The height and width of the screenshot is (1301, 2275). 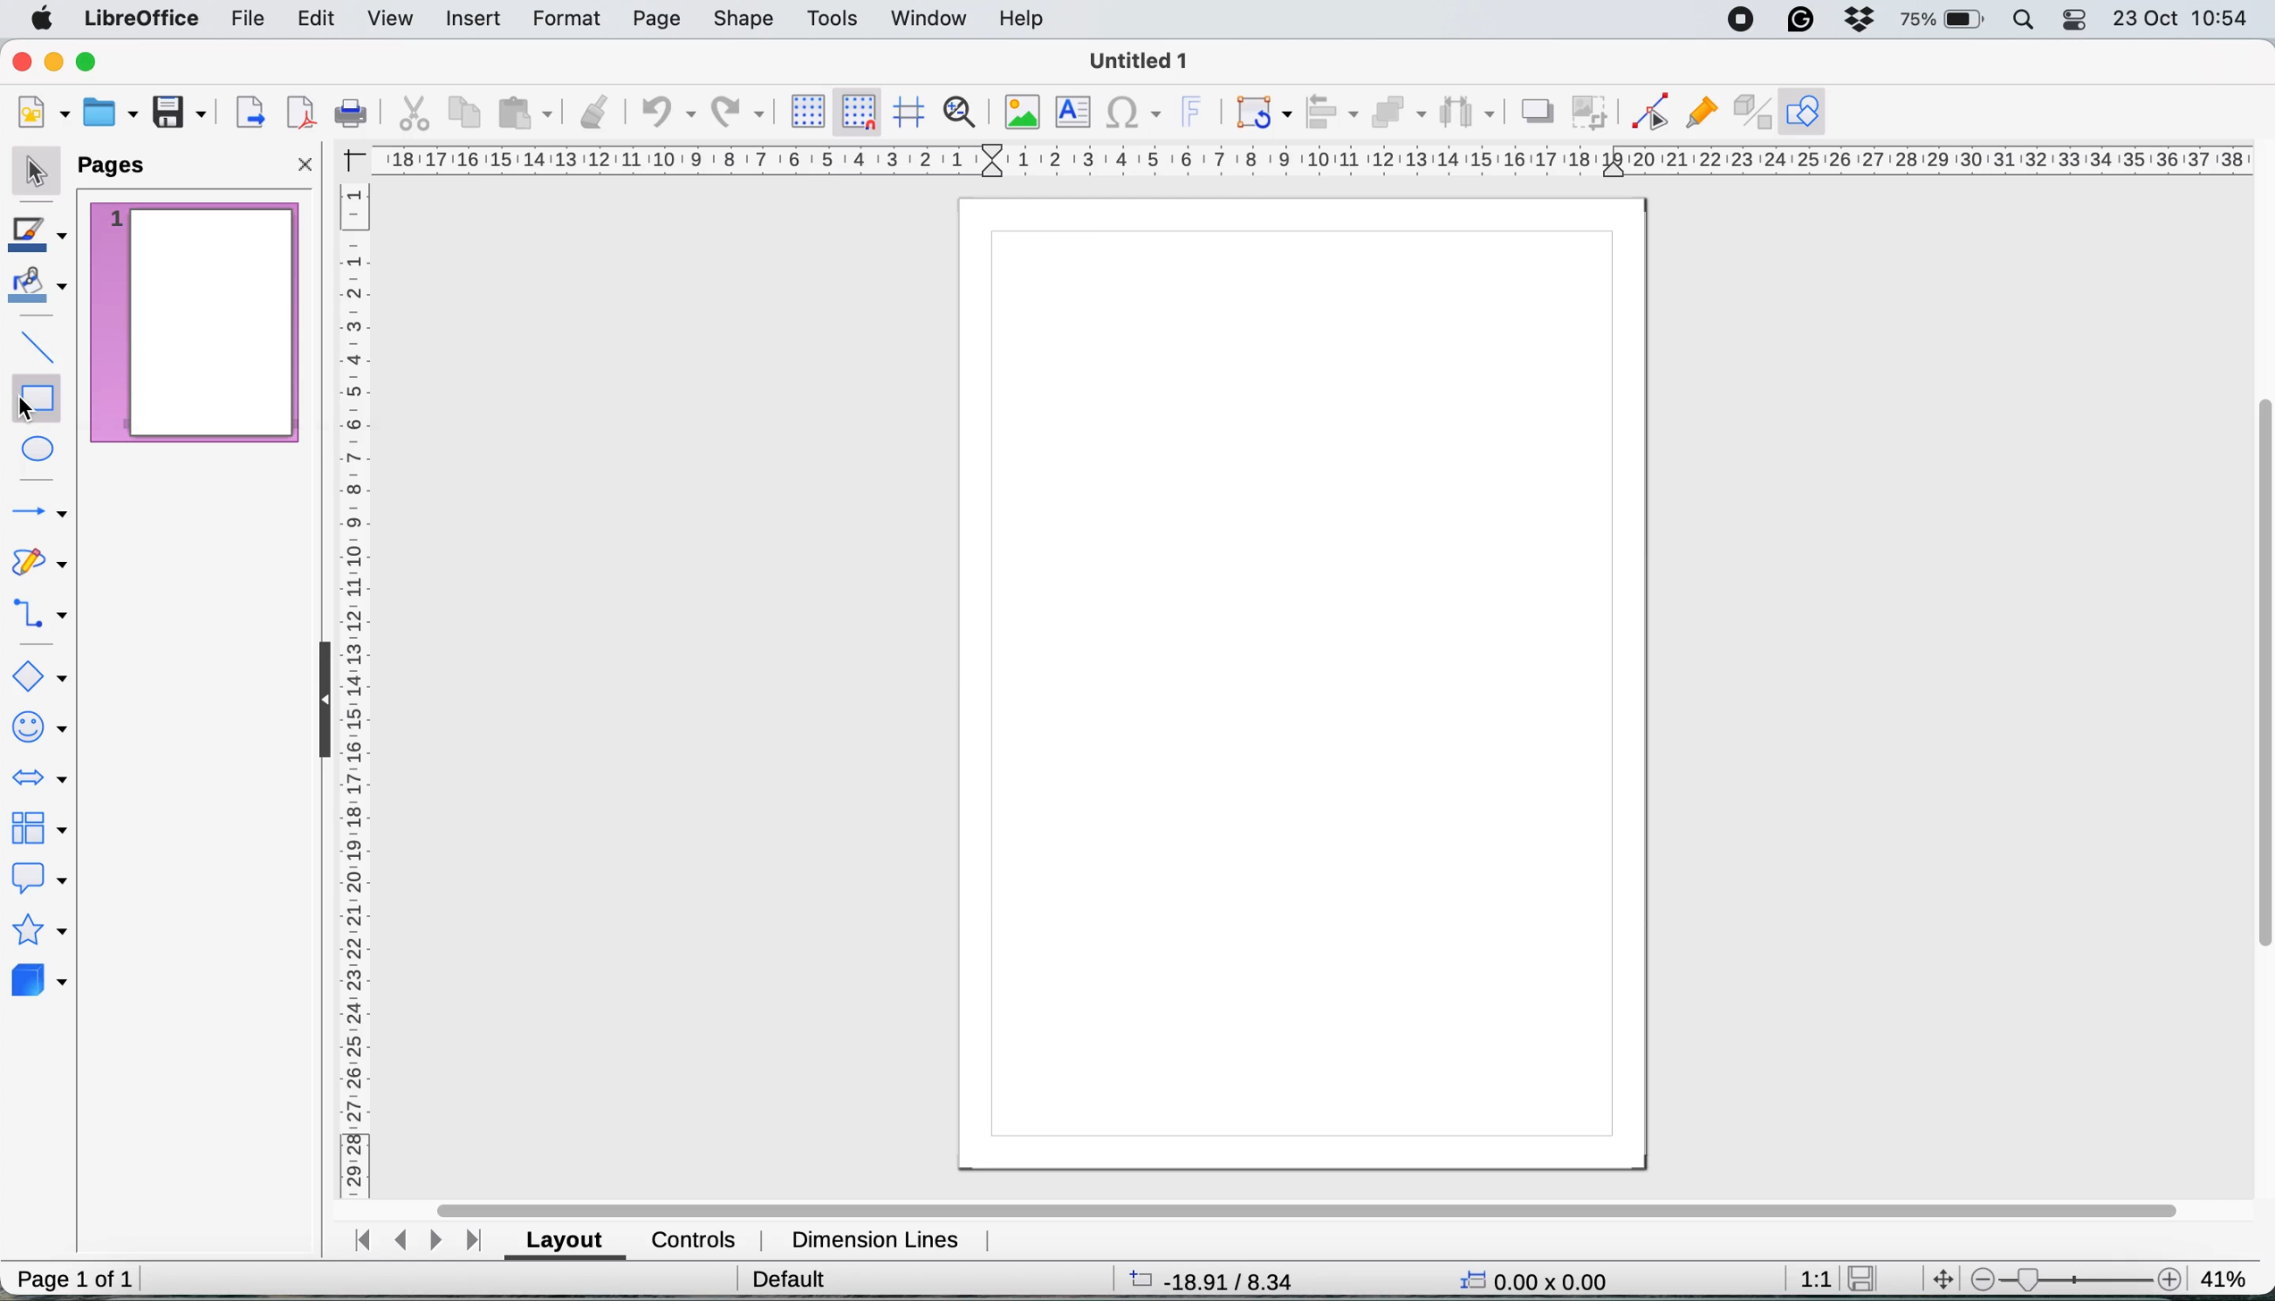 I want to click on close, so click(x=21, y=61).